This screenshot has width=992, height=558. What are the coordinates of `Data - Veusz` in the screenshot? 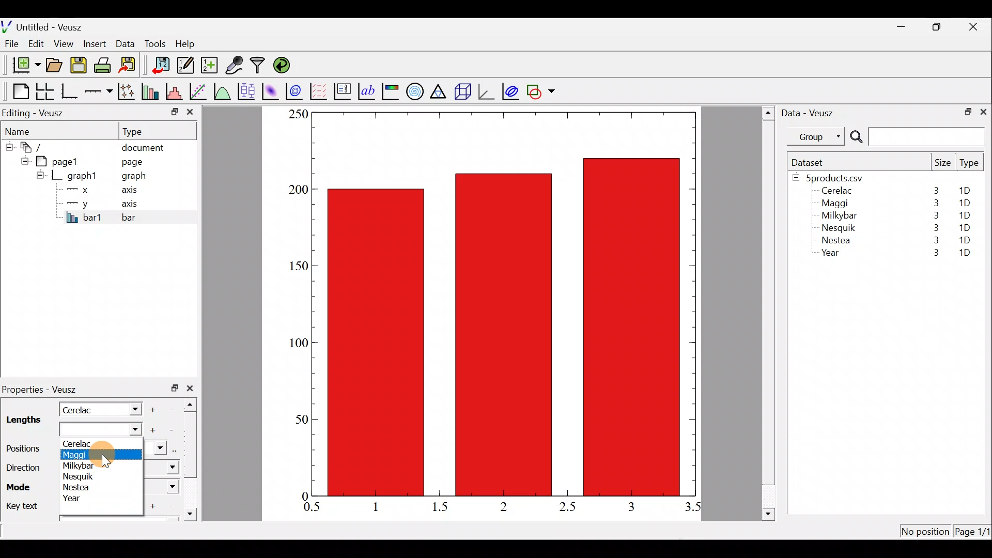 It's located at (810, 112).